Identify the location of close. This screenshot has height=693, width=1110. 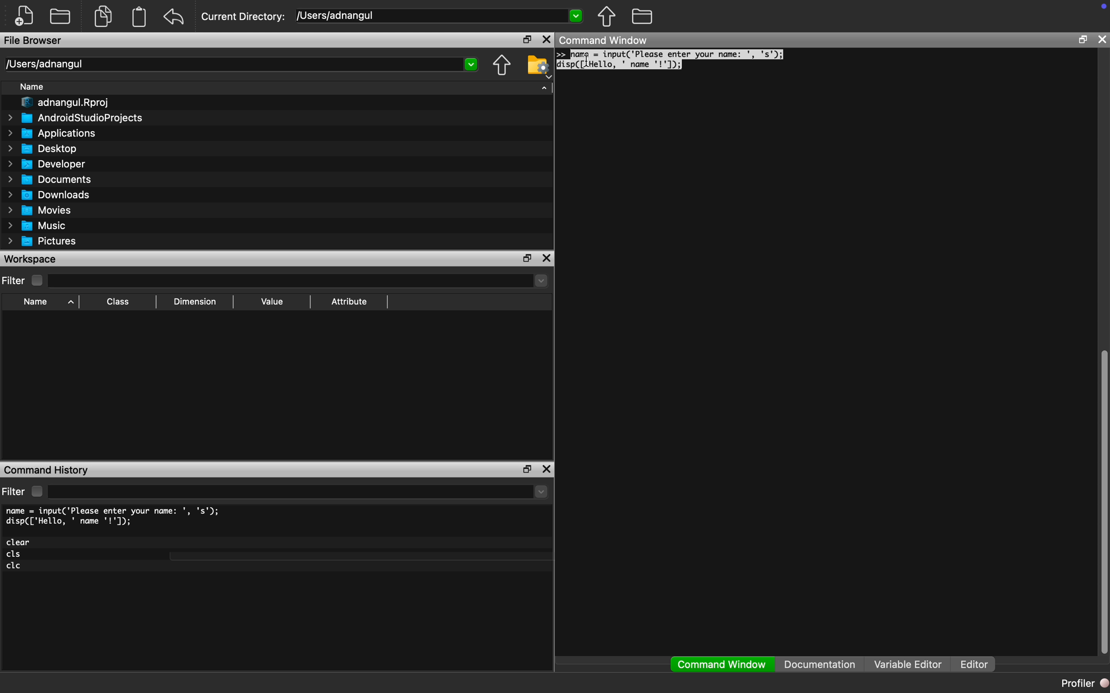
(547, 469).